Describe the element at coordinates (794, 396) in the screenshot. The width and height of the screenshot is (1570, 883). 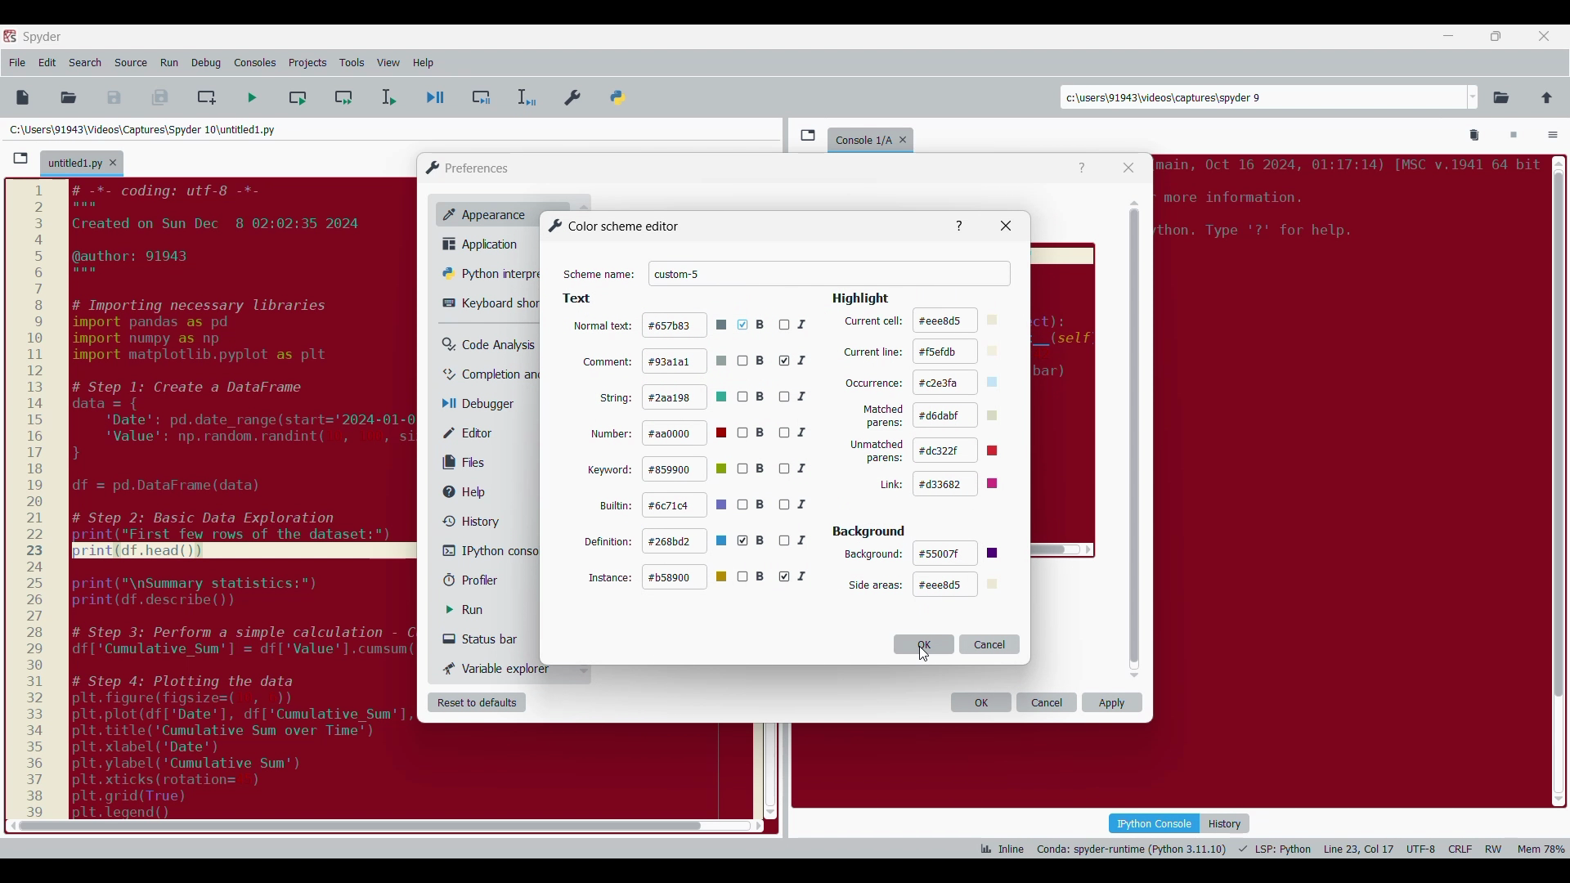
I see `I` at that location.